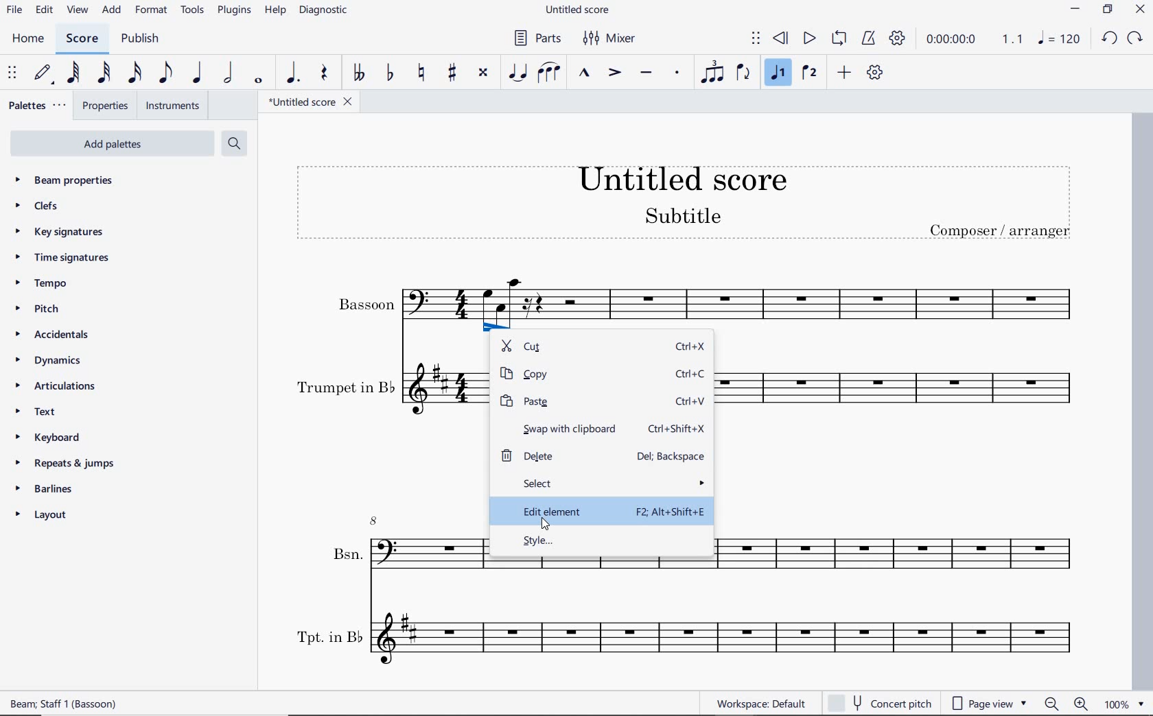  Describe the element at coordinates (614, 512) in the screenshot. I see `edit element` at that location.